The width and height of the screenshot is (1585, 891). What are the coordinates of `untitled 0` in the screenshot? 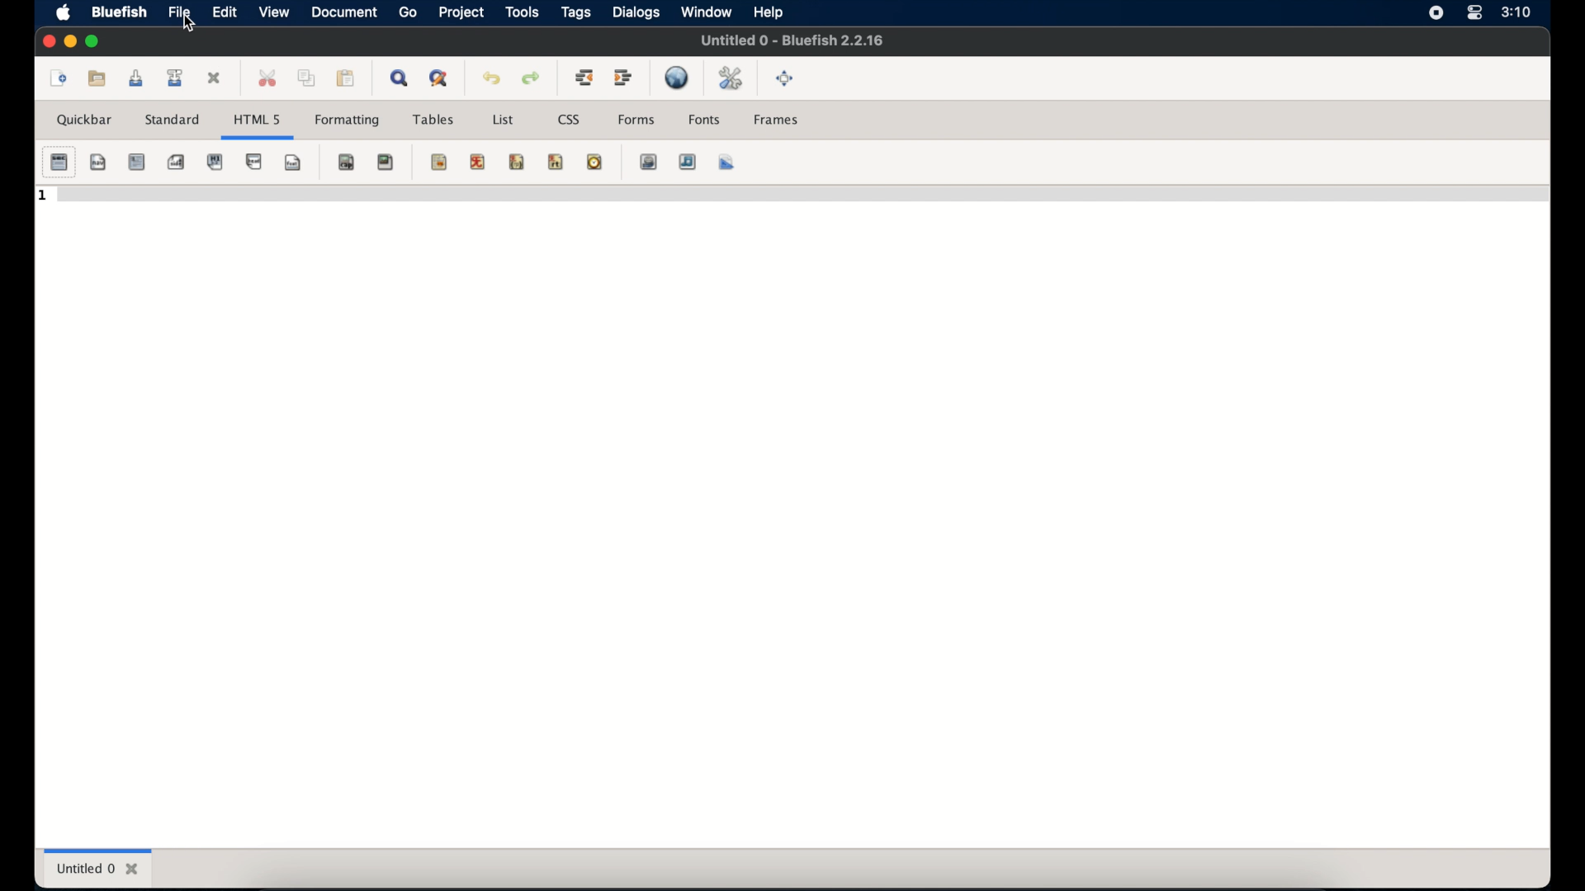 It's located at (98, 868).